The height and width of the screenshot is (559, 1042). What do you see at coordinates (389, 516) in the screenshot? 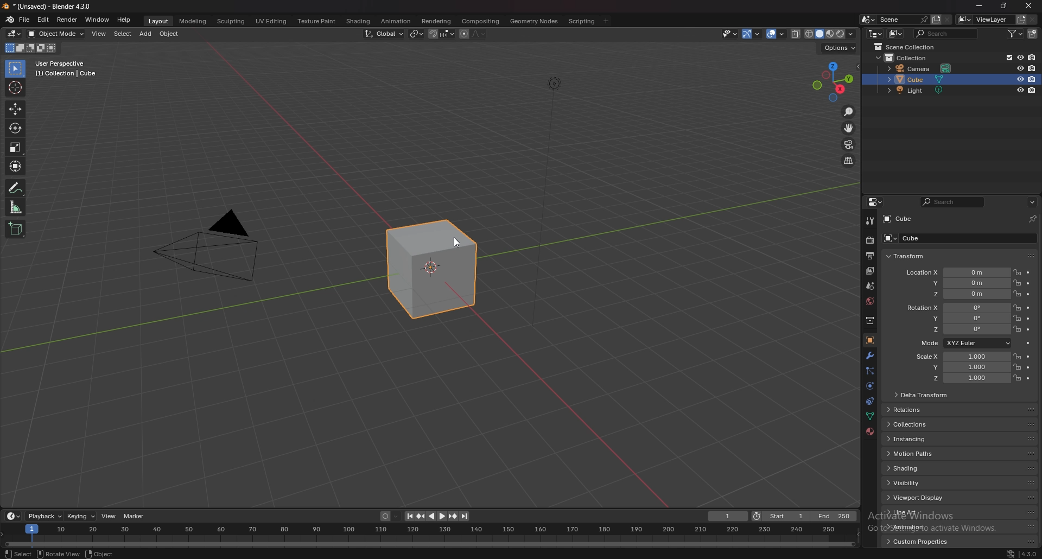
I see `auto keying` at bounding box center [389, 516].